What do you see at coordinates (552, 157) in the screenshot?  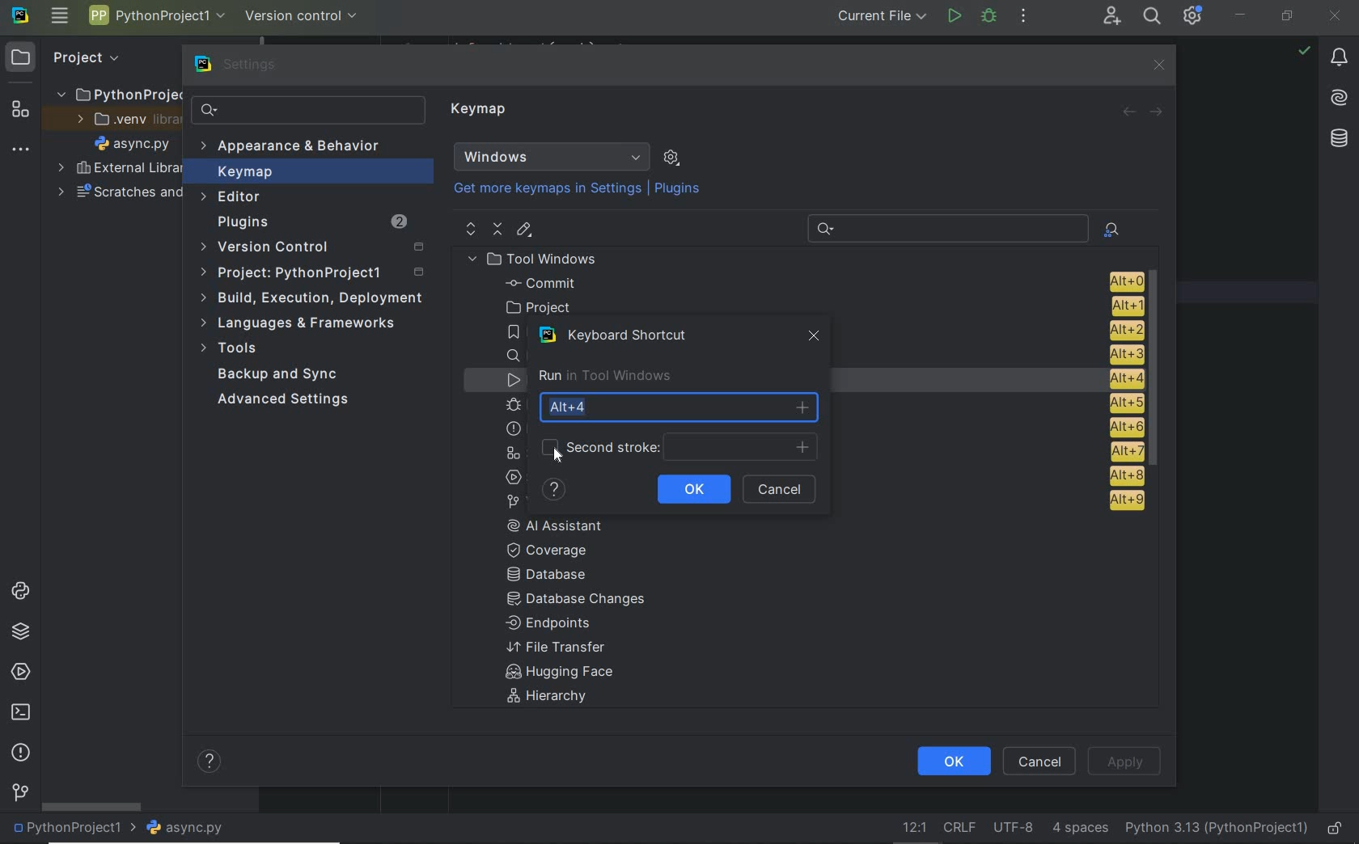 I see `Windows` at bounding box center [552, 157].